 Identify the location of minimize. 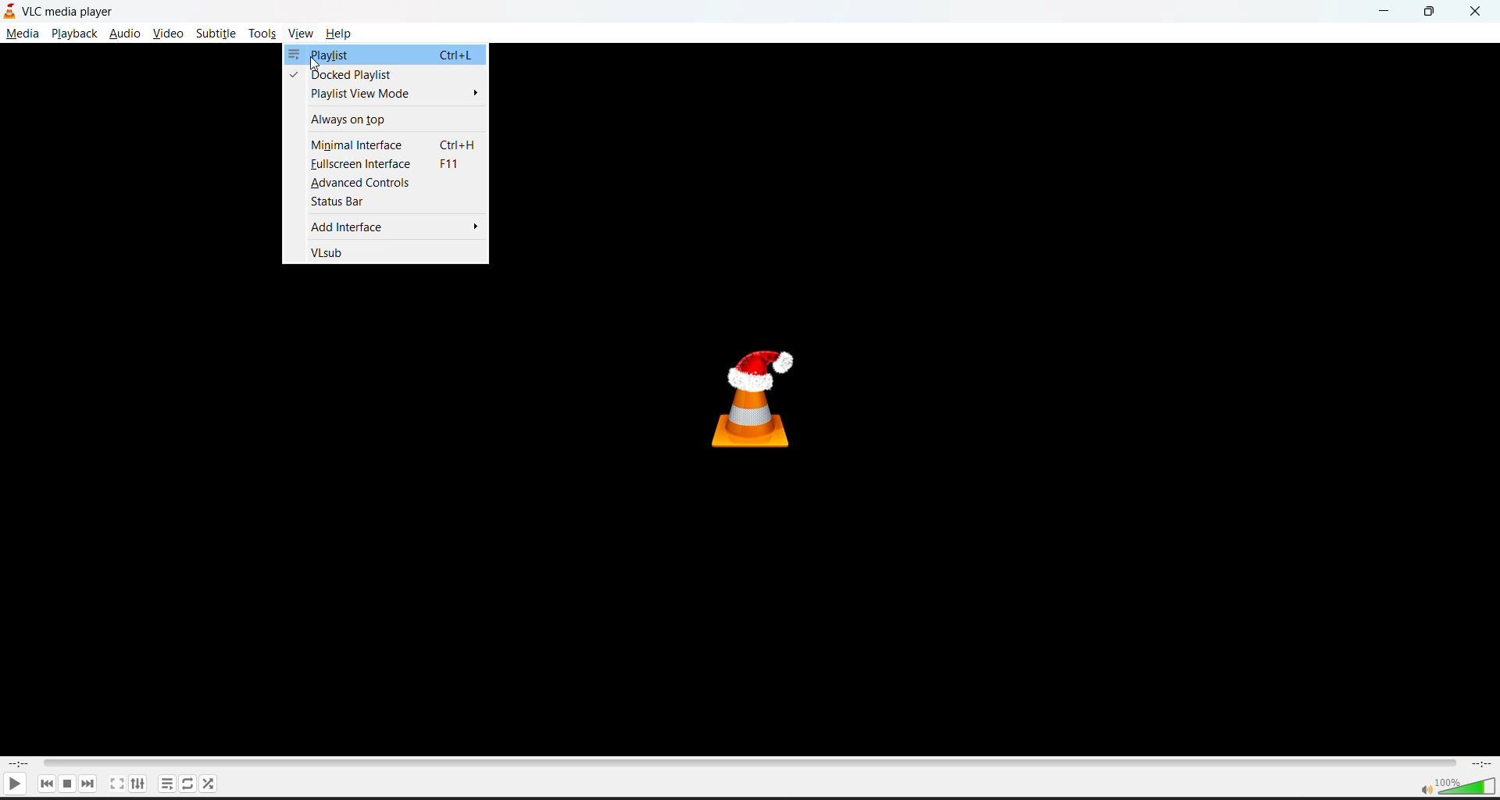
(1390, 12).